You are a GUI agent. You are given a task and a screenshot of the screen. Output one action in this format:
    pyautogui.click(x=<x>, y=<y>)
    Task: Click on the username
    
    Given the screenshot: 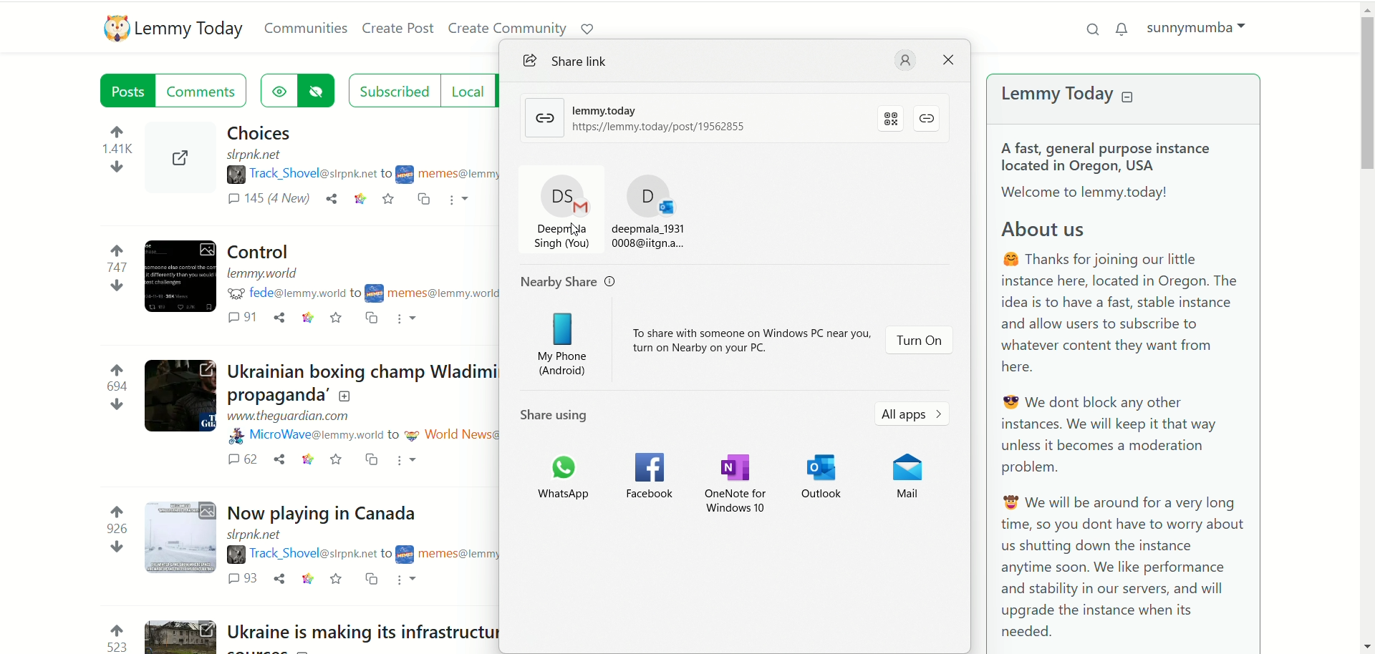 What is the action you would take?
    pyautogui.click(x=289, y=294)
    